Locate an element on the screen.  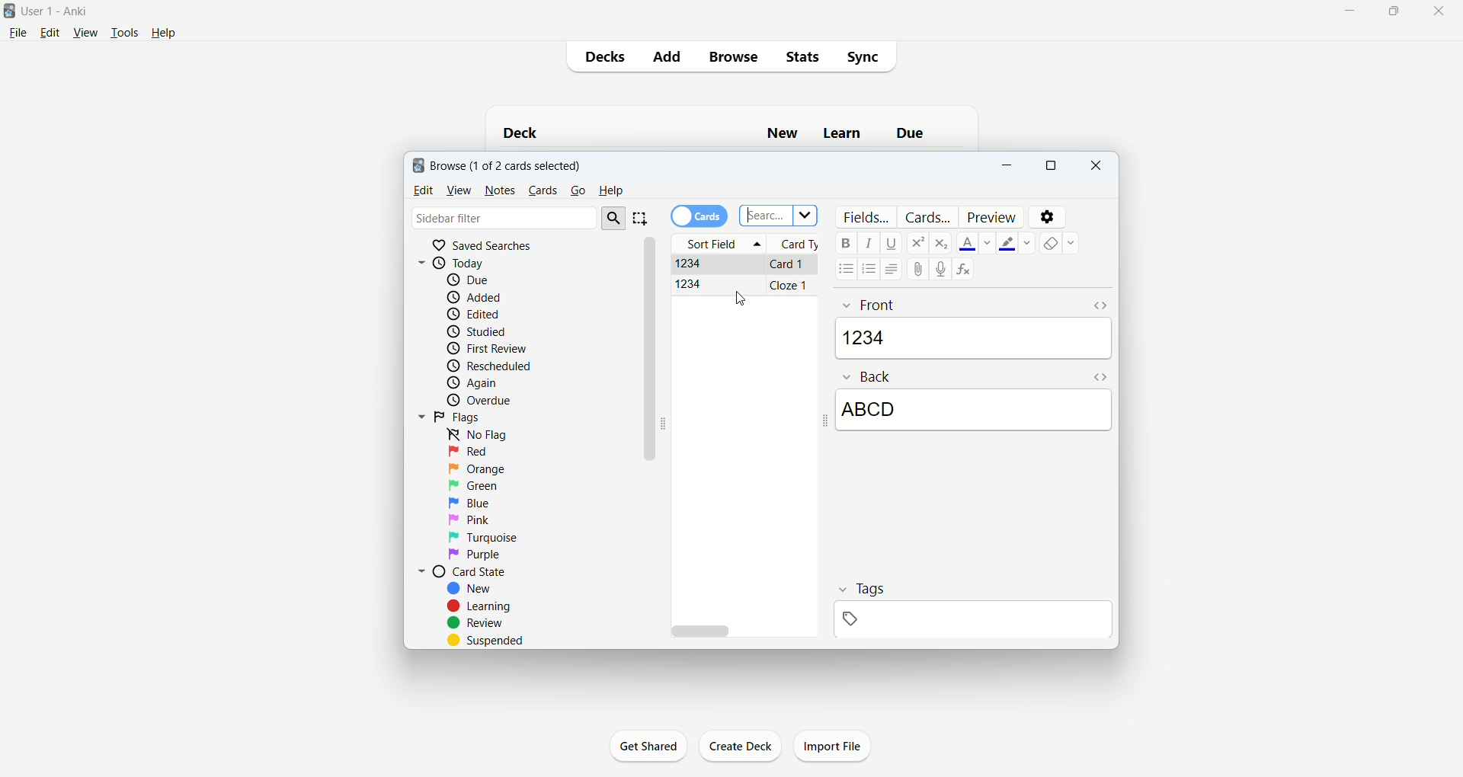
pink is located at coordinates (469, 520).